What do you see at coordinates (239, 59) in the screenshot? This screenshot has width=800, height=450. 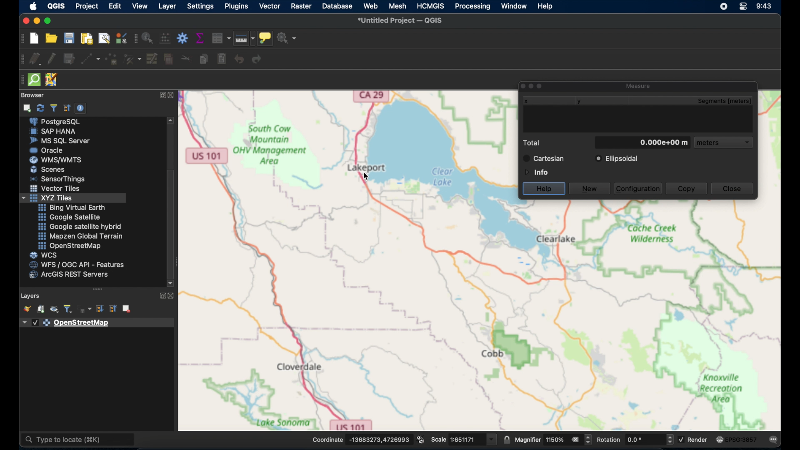 I see `undo` at bounding box center [239, 59].